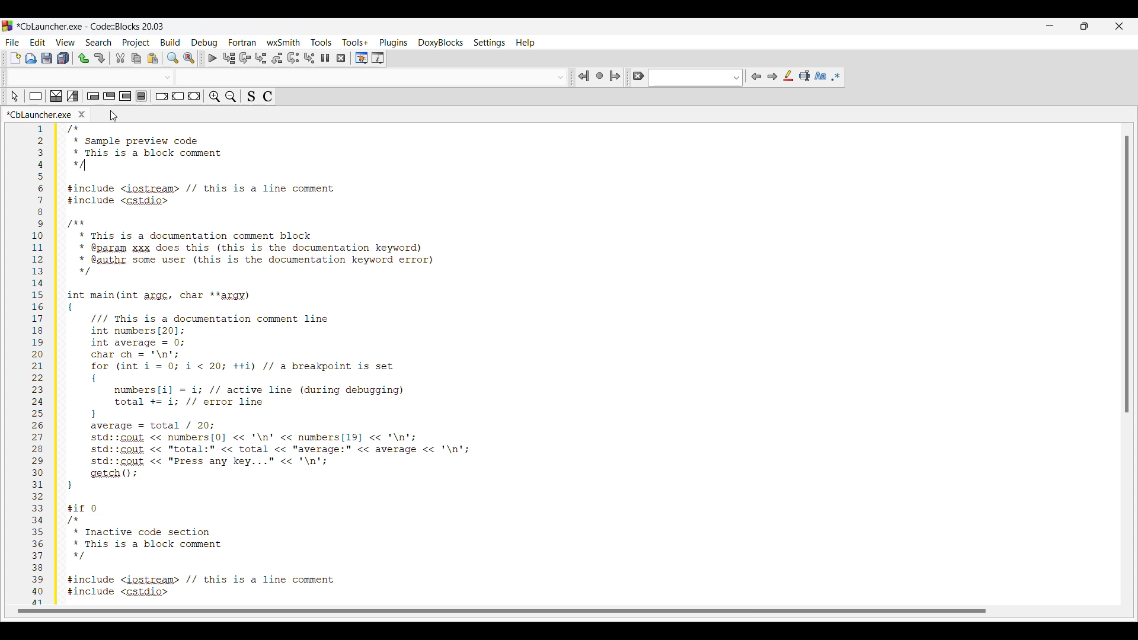 The width and height of the screenshot is (1138, 640). Describe the element at coordinates (355, 43) in the screenshot. I see `Tools+ menu` at that location.